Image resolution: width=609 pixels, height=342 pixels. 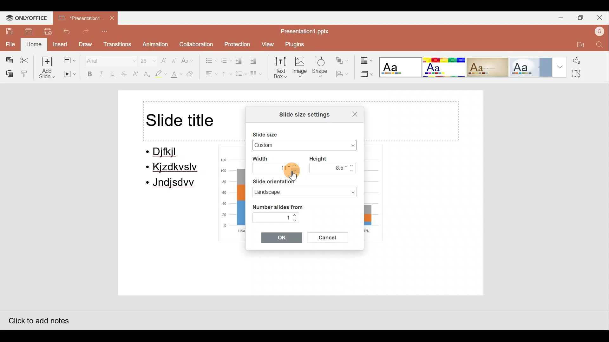 What do you see at coordinates (284, 145) in the screenshot?
I see `Widescreen` at bounding box center [284, 145].